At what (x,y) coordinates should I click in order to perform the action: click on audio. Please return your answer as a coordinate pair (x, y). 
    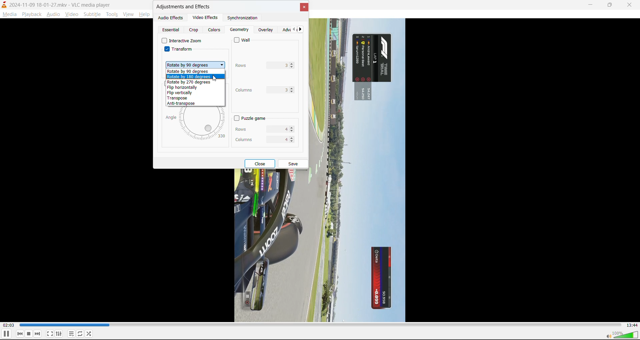
    Looking at the image, I should click on (53, 15).